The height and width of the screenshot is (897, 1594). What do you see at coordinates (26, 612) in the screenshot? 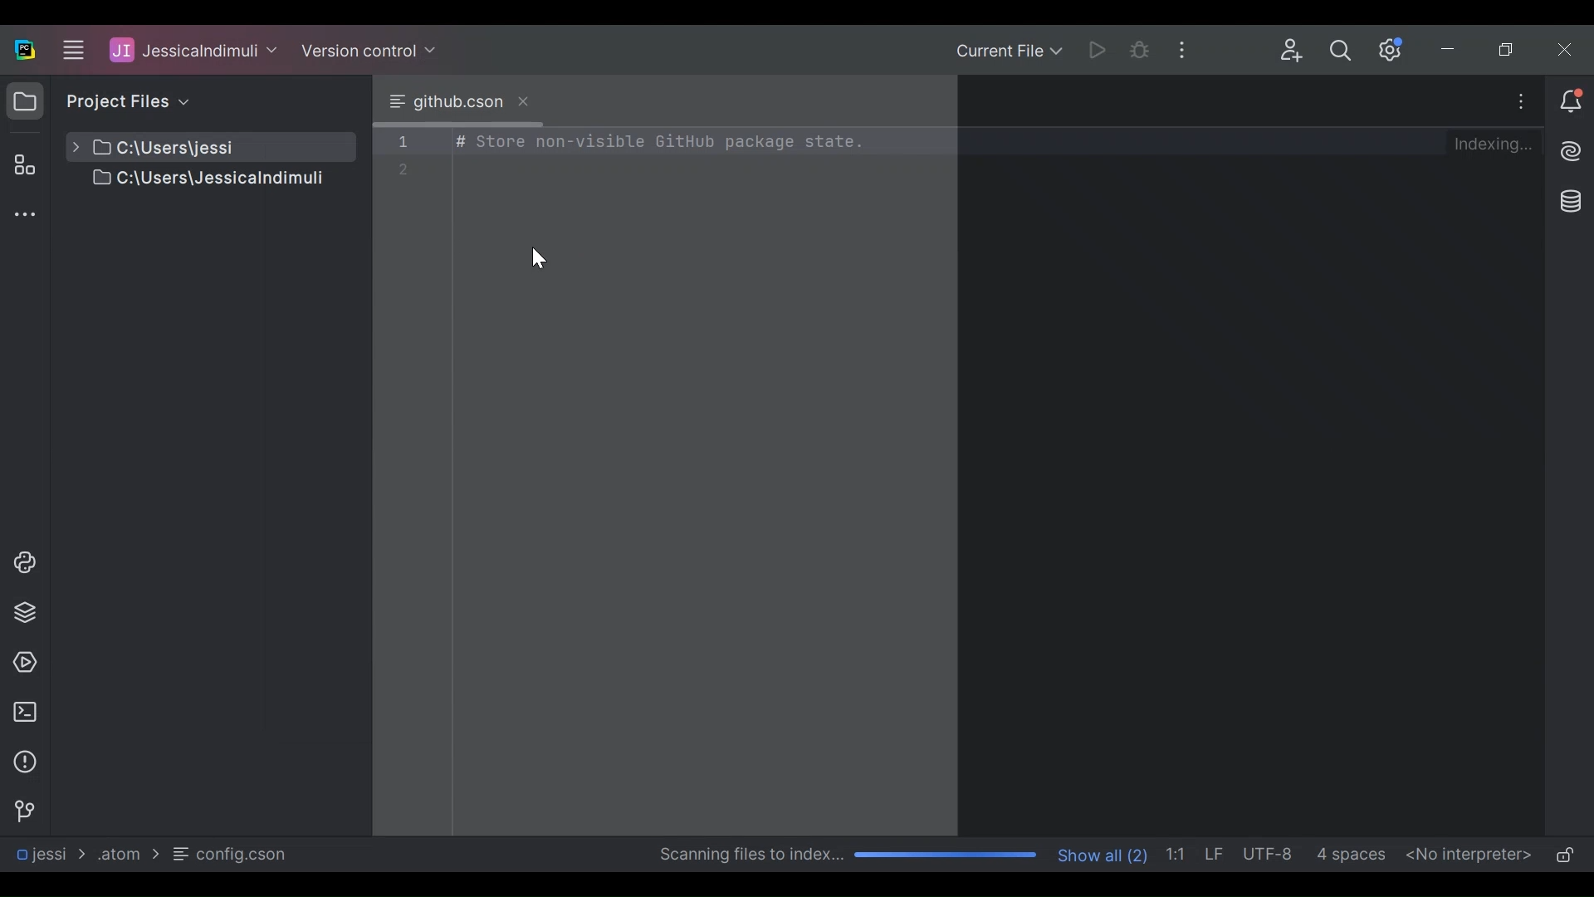
I see `Python` at bounding box center [26, 612].